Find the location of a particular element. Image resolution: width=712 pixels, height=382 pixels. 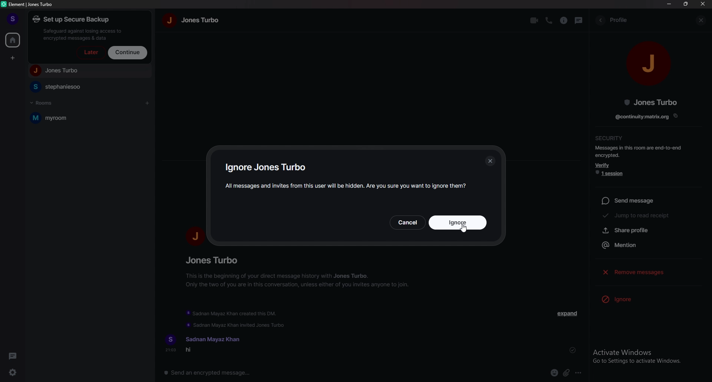

message is located at coordinates (209, 351).